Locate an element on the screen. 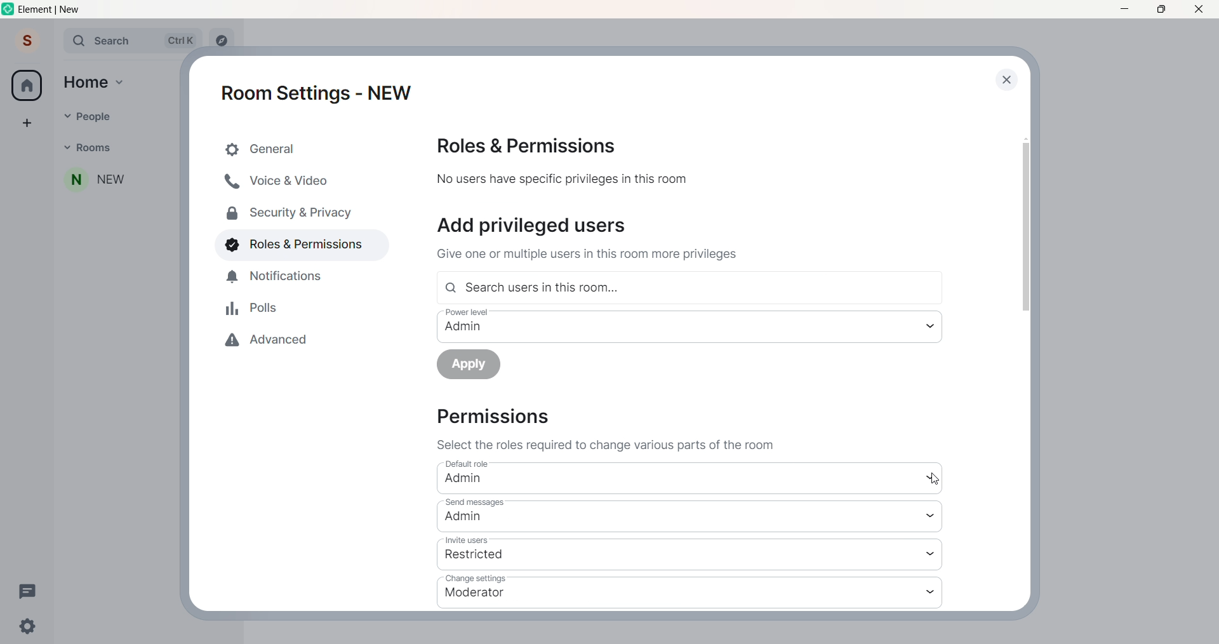  invite users dropdown is located at coordinates (935, 554).